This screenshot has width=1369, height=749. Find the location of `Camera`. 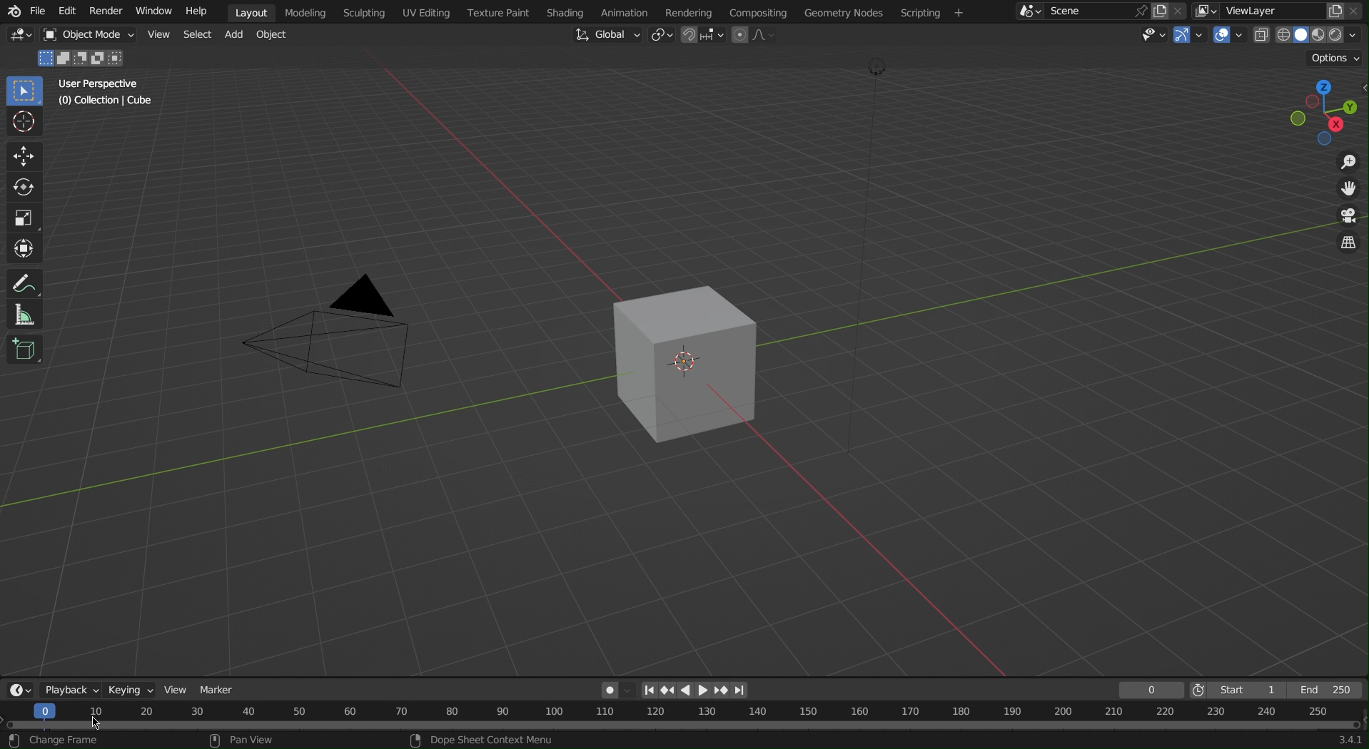

Camera is located at coordinates (351, 337).